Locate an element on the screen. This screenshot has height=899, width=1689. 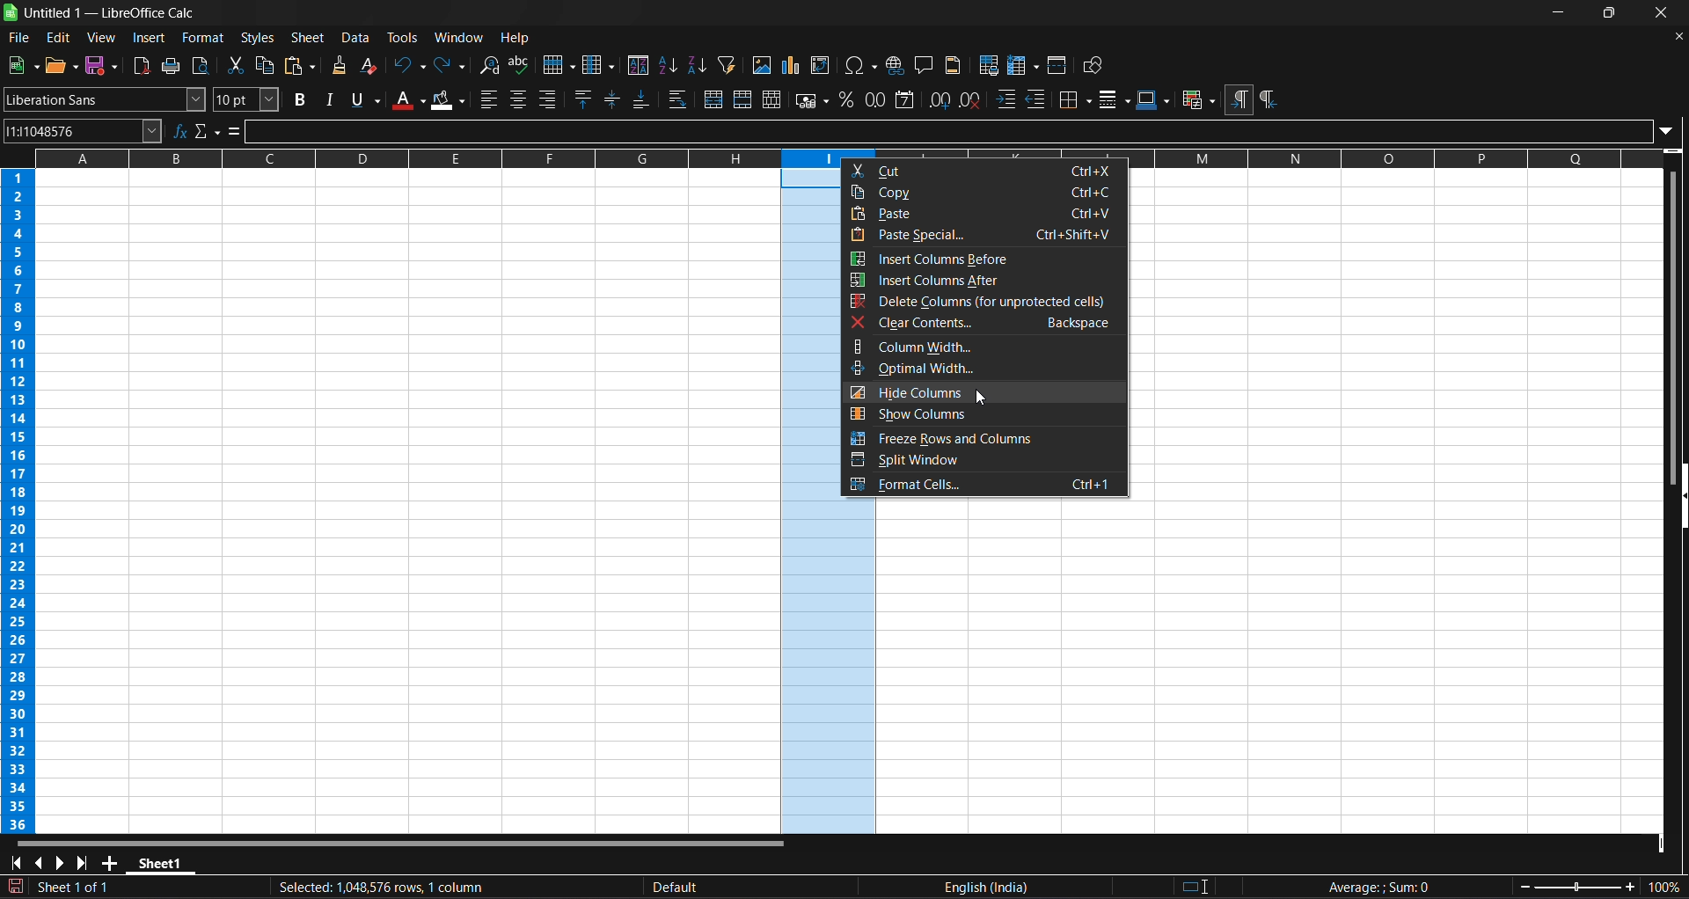
font size is located at coordinates (244, 99).